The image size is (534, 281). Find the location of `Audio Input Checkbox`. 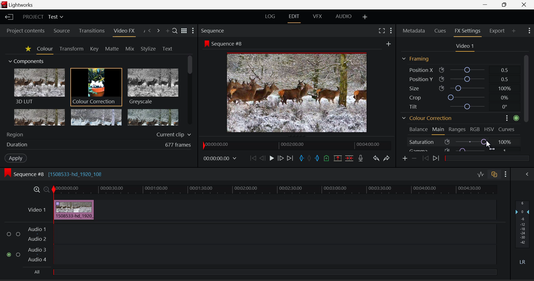

Audio Input Checkbox is located at coordinates (8, 254).